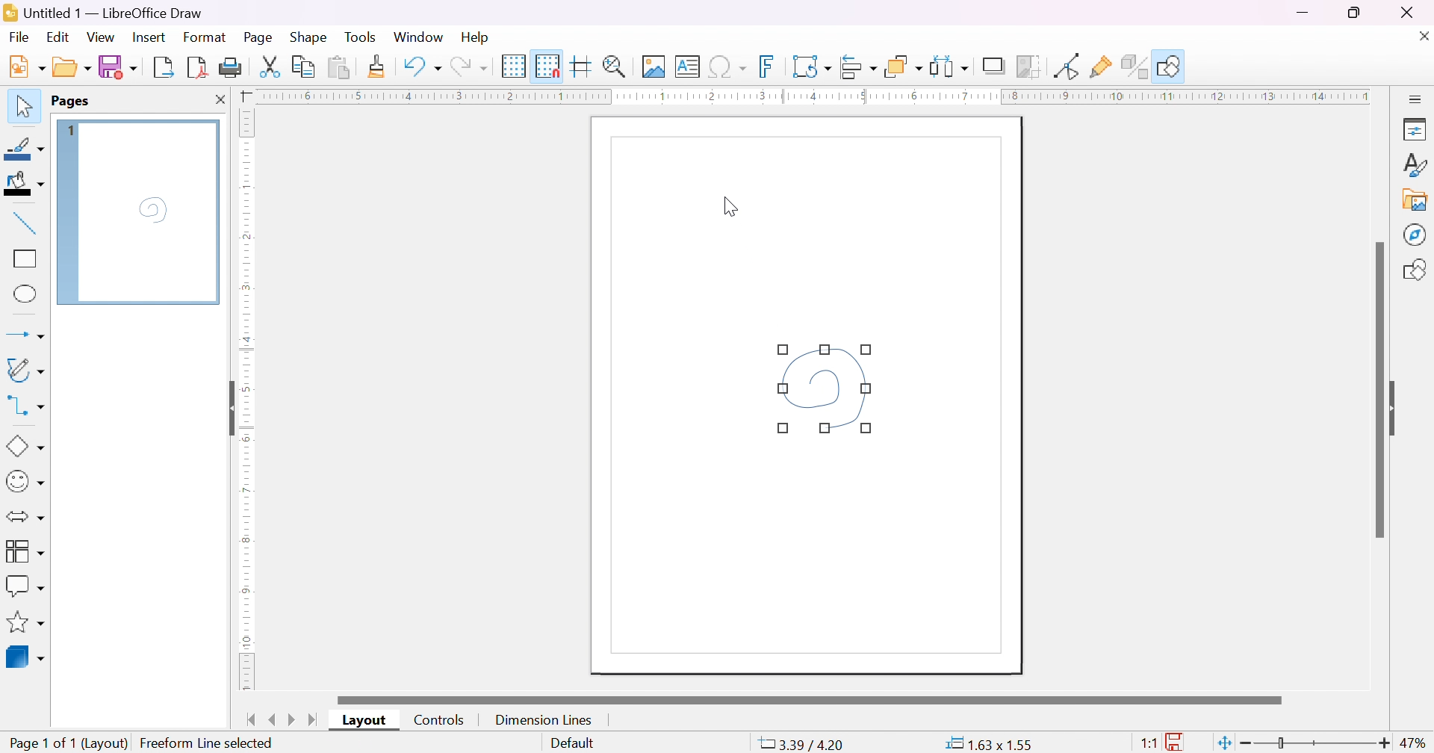 Image resolution: width=1434 pixels, height=753 pixels. Describe the element at coordinates (1318, 744) in the screenshot. I see `slider` at that location.